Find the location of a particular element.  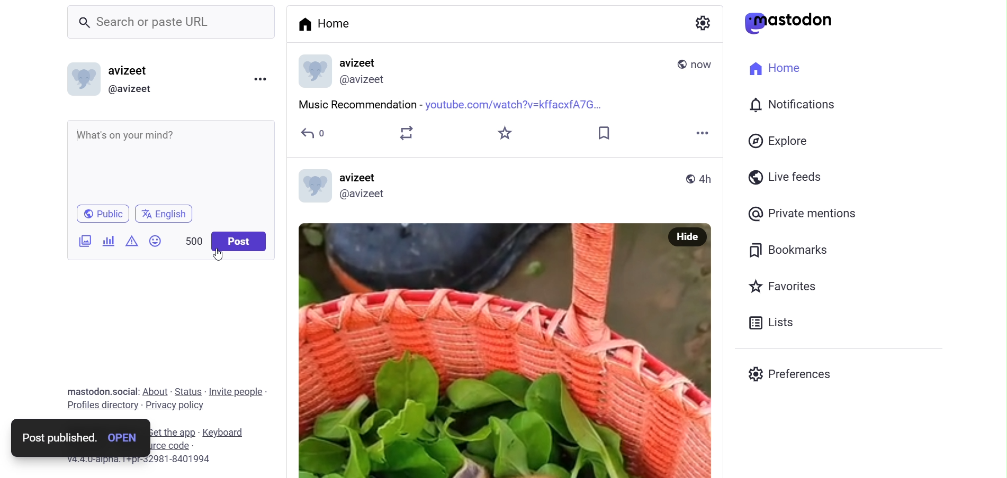

Notification is located at coordinates (793, 103).